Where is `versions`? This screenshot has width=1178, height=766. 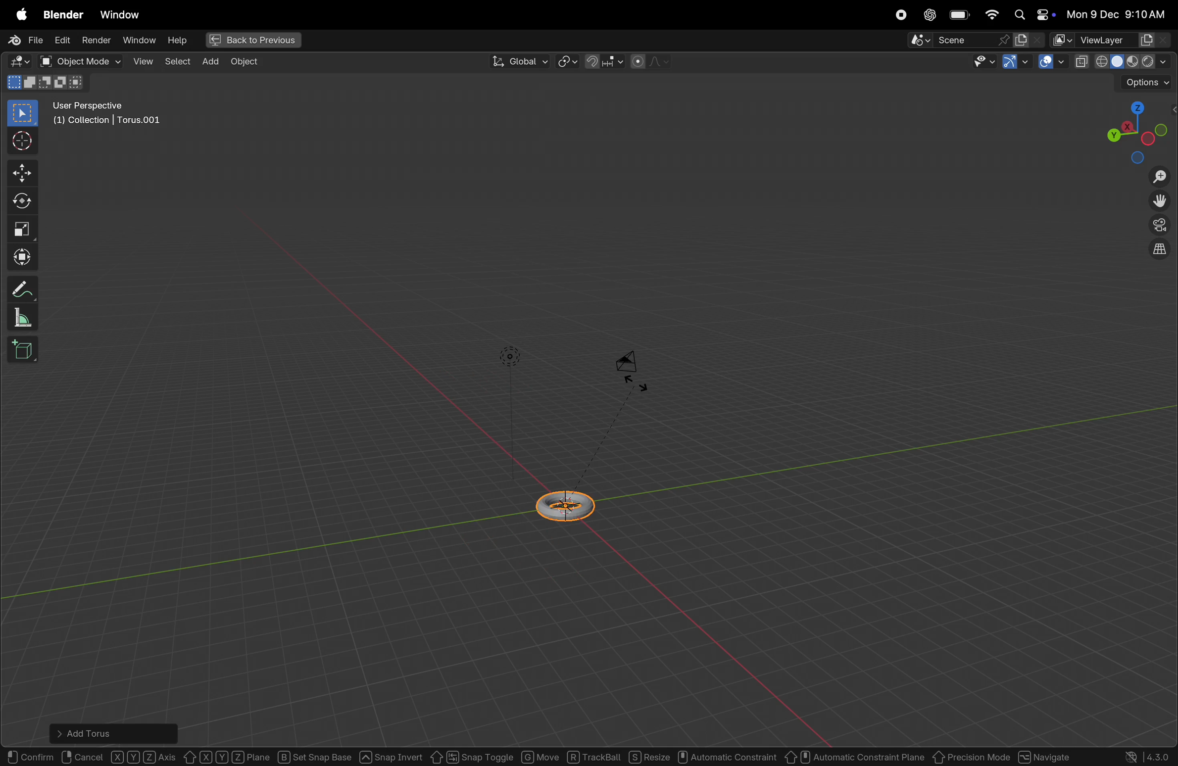
versions is located at coordinates (1148, 756).